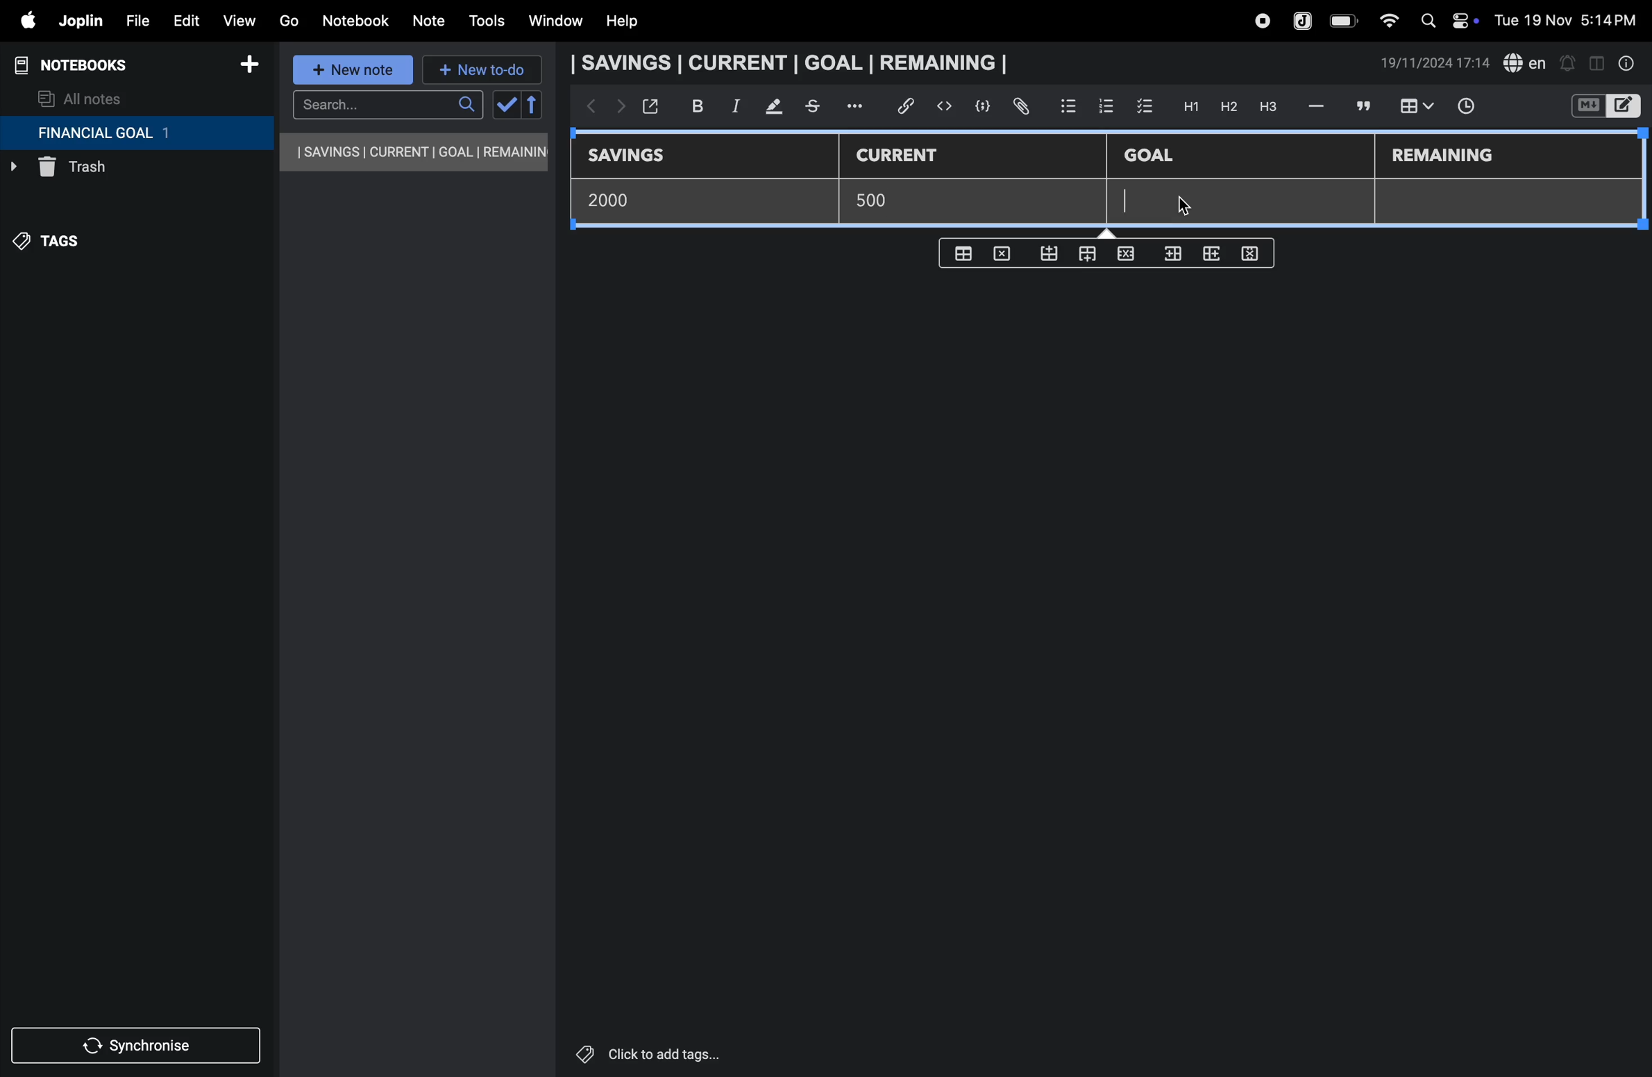 This screenshot has height=1077, width=1652. What do you see at coordinates (431, 22) in the screenshot?
I see `note` at bounding box center [431, 22].